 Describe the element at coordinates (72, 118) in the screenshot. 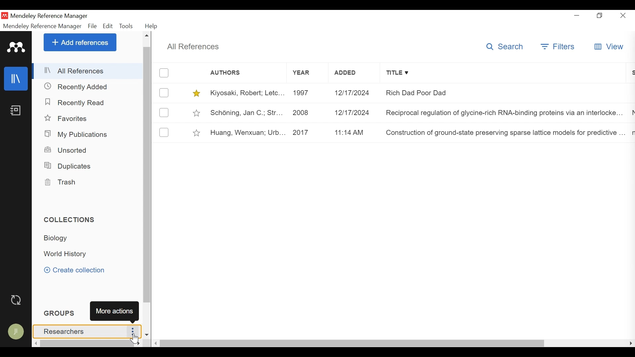

I see `Favorites` at that location.